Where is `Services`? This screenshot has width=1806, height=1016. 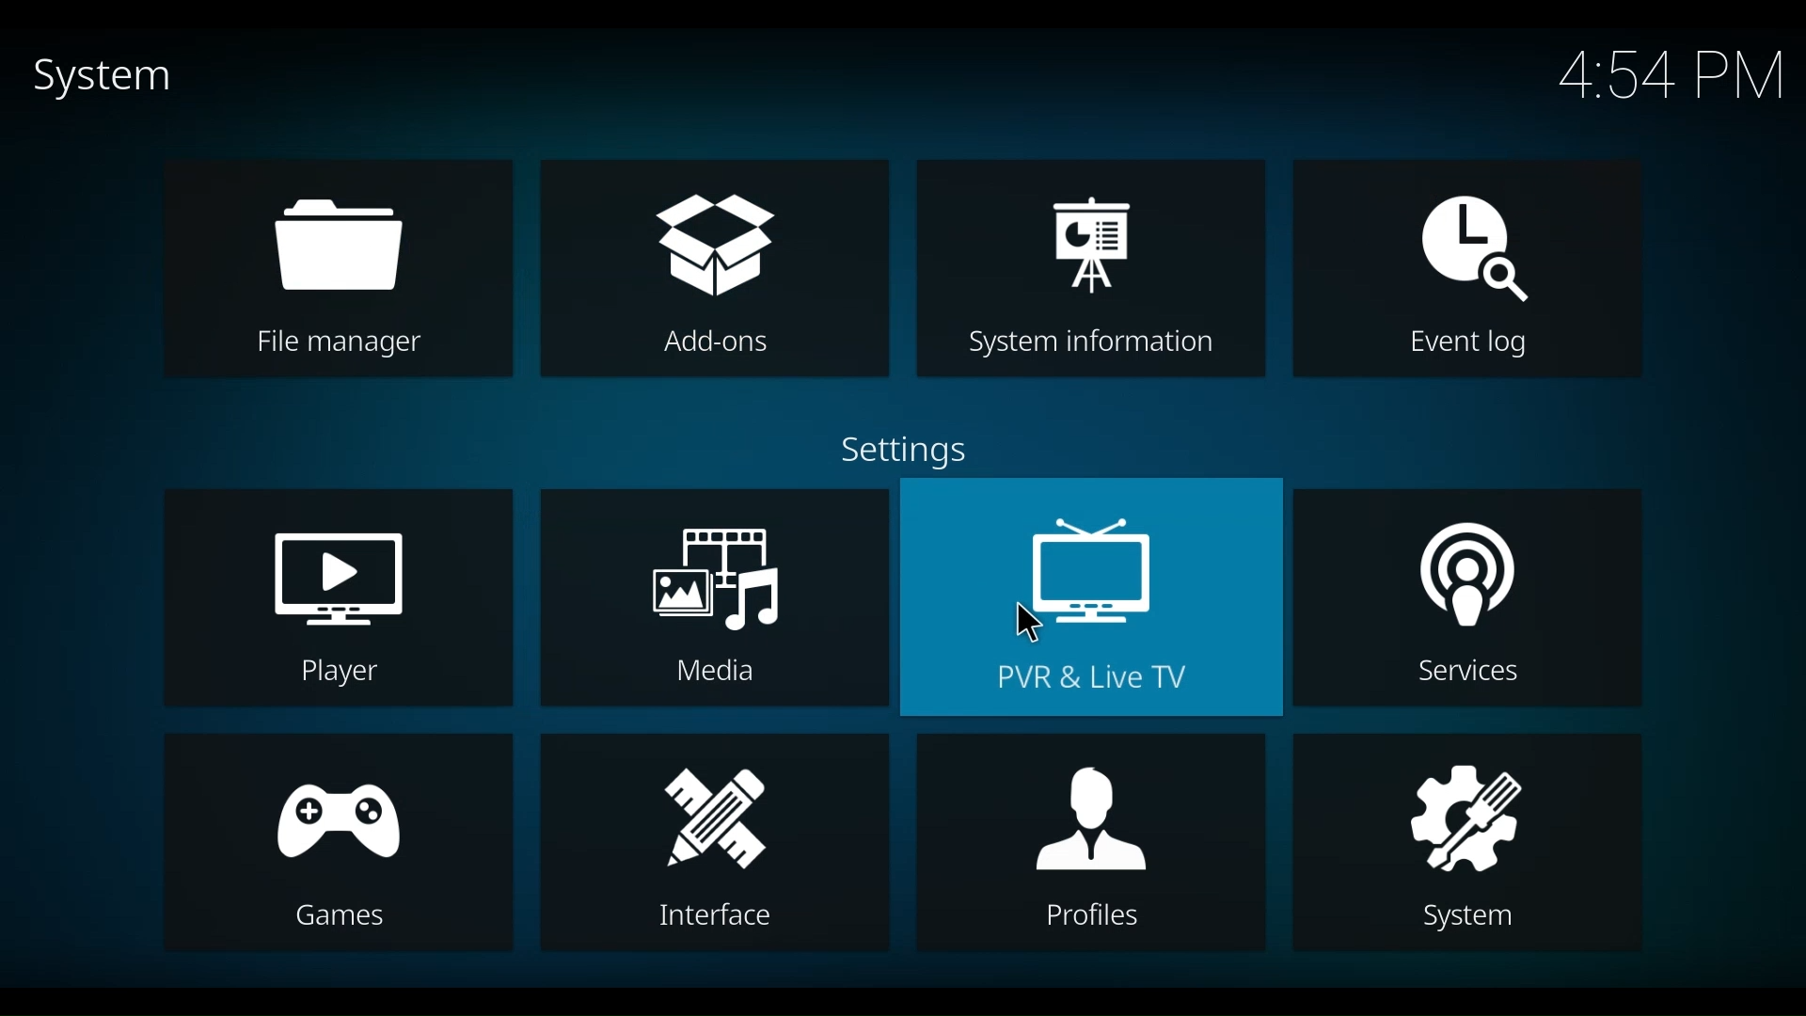 Services is located at coordinates (1465, 597).